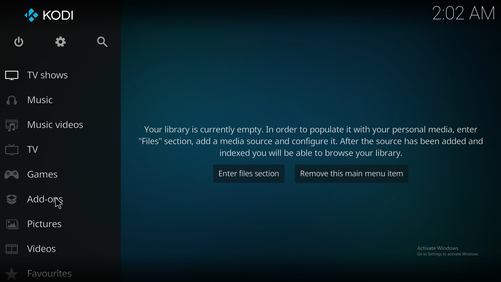 Image resolution: width=501 pixels, height=282 pixels. I want to click on music videos, so click(51, 125).